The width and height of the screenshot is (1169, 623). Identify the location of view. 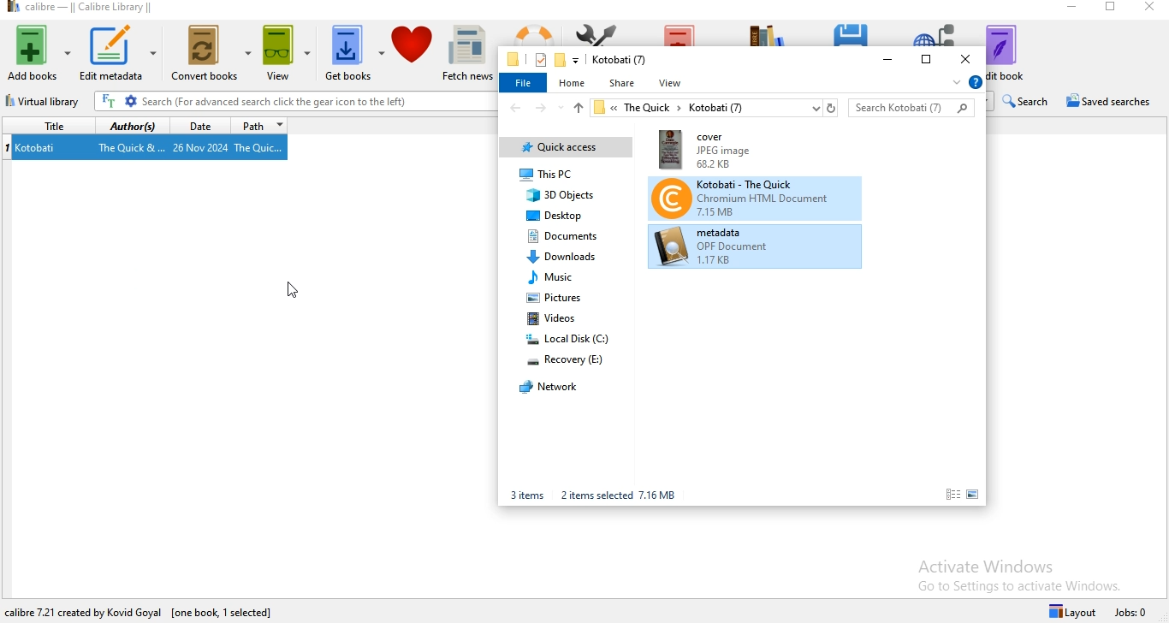
(673, 83).